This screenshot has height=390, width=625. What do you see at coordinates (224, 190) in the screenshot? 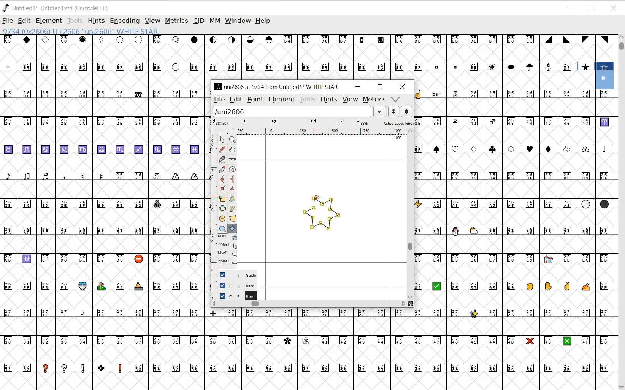
I see `ADD A CORNER POINT` at bounding box center [224, 190].